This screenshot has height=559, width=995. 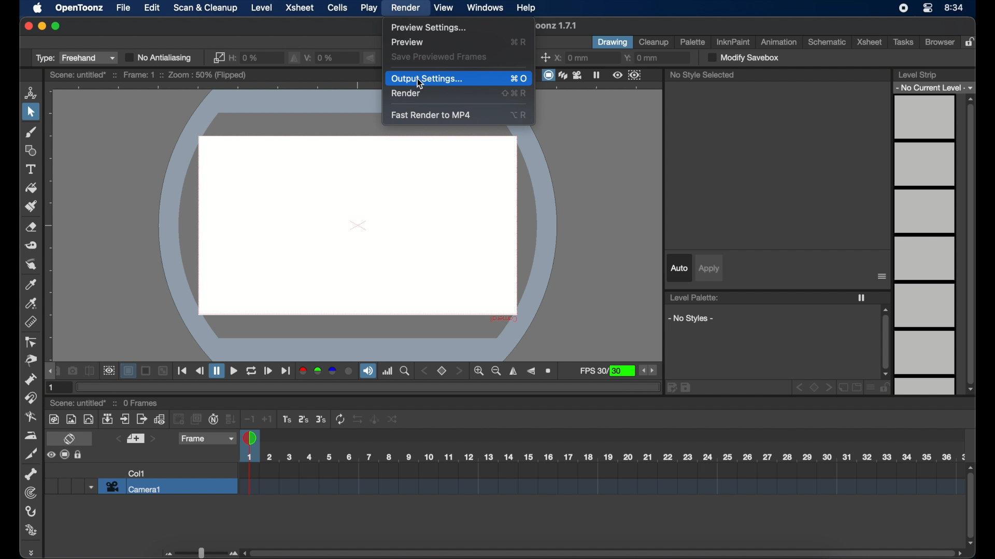 What do you see at coordinates (262, 8) in the screenshot?
I see `level` at bounding box center [262, 8].